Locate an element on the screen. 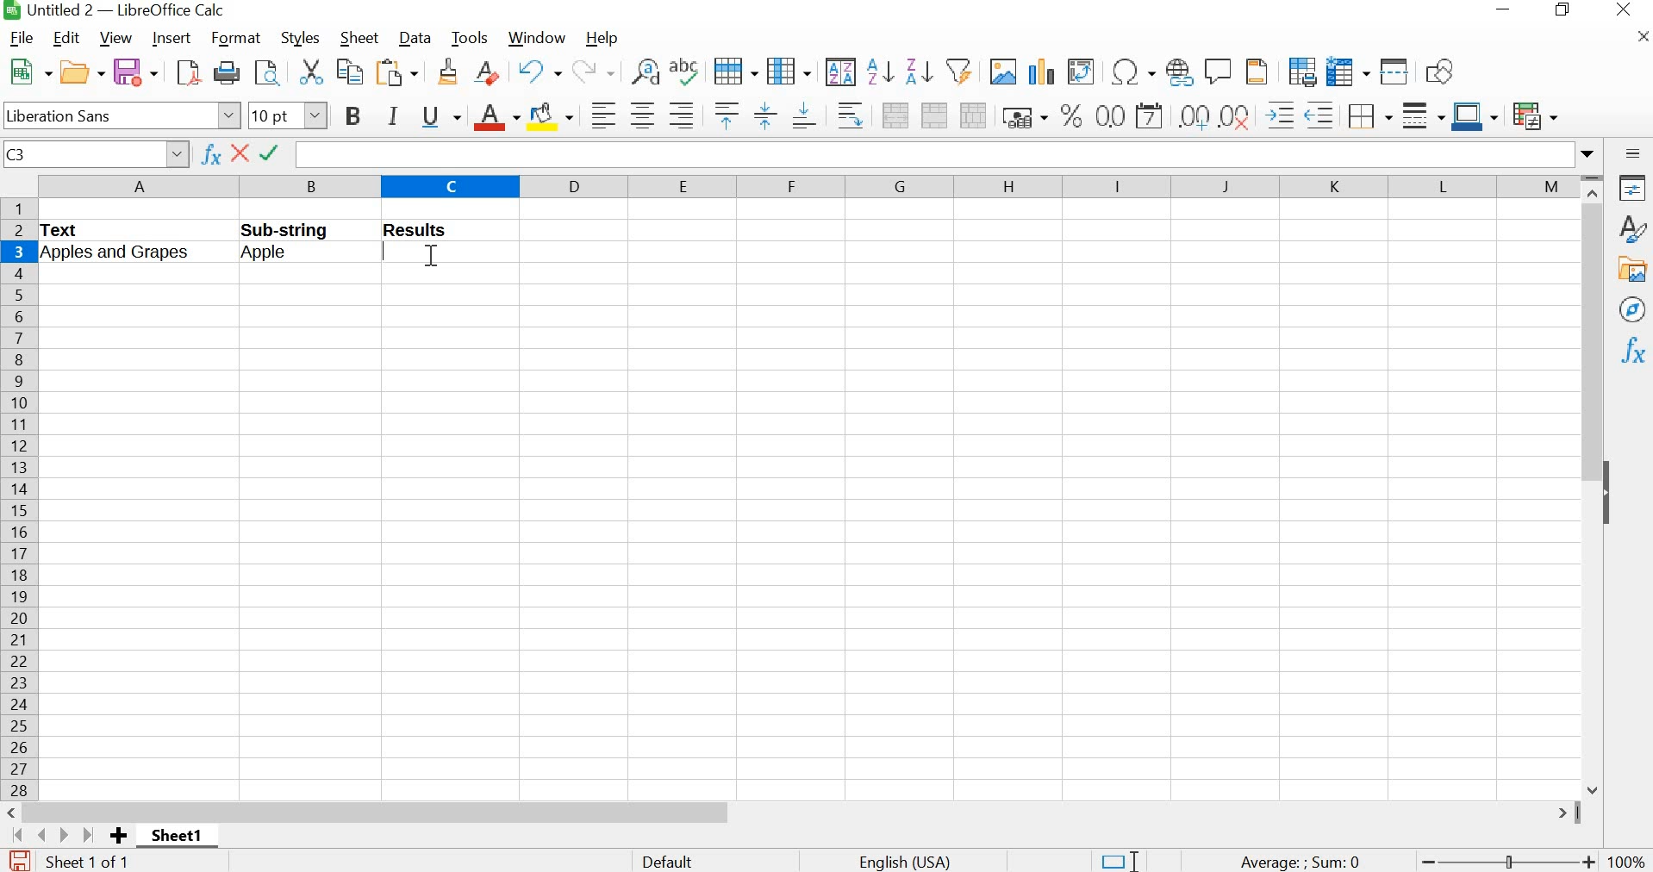  sort ascending is located at coordinates (880, 72).